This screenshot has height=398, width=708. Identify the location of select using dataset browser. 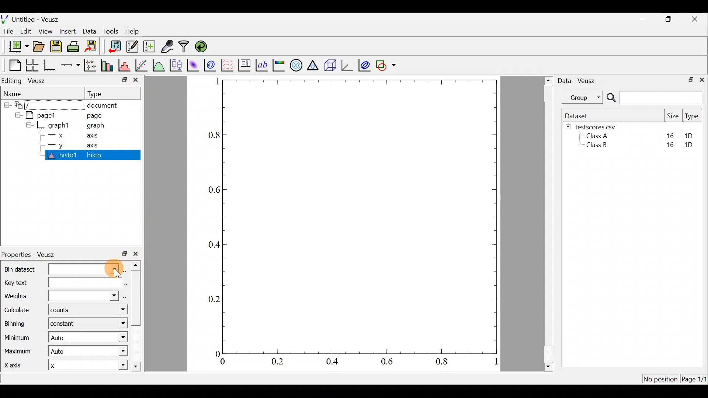
(125, 297).